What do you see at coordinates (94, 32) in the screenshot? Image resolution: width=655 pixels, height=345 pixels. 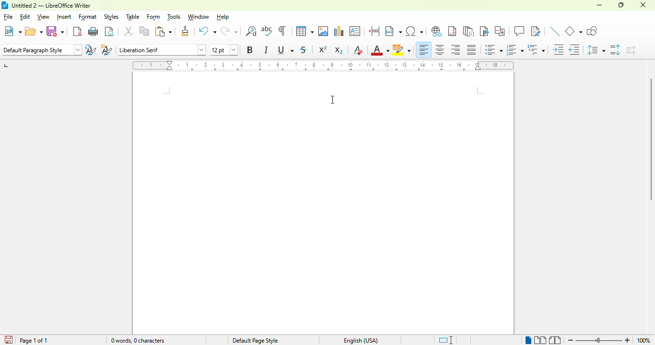 I see `print` at bounding box center [94, 32].